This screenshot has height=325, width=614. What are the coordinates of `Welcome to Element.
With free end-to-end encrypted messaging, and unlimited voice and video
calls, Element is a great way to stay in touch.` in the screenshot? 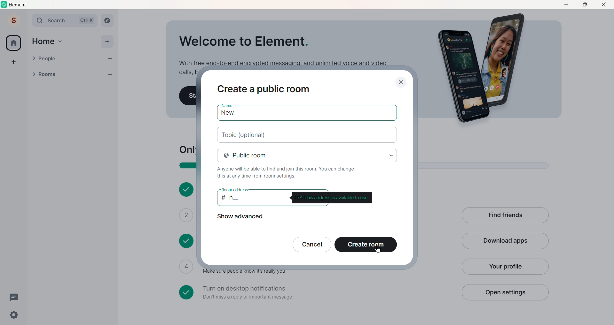 It's located at (282, 49).